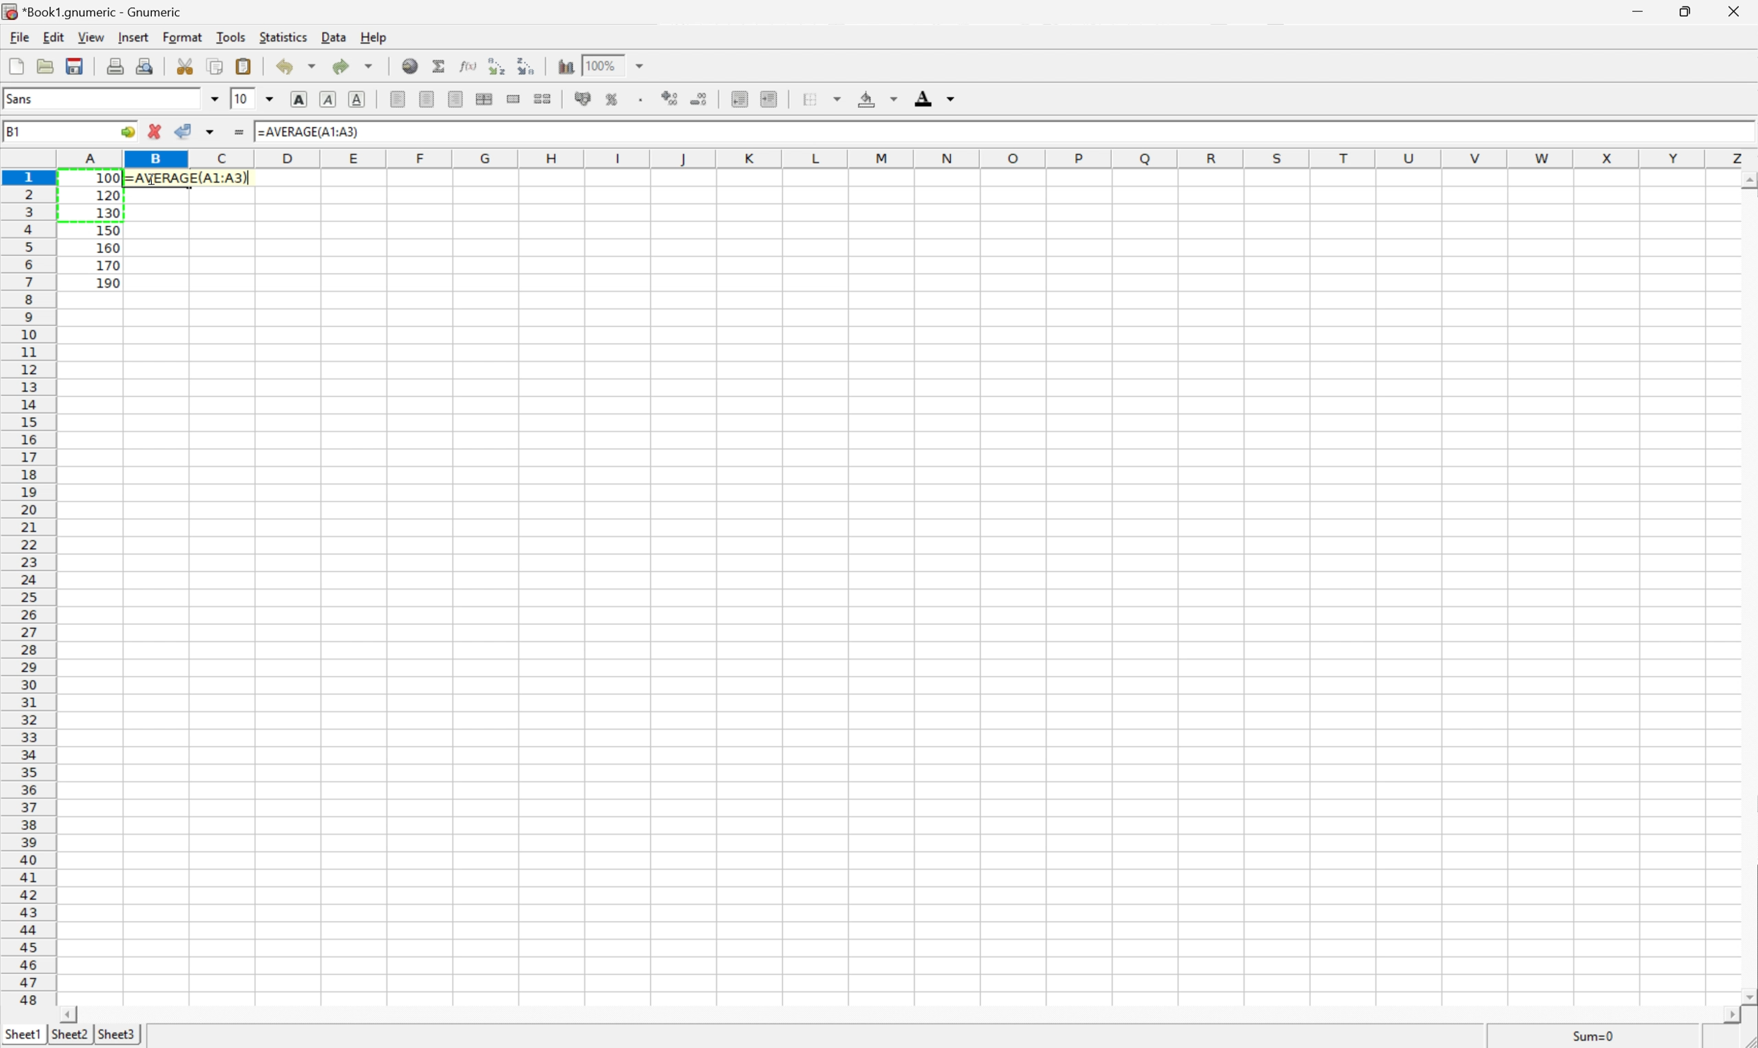 This screenshot has width=1758, height=1048. What do you see at coordinates (120, 1035) in the screenshot?
I see `Sheet3` at bounding box center [120, 1035].